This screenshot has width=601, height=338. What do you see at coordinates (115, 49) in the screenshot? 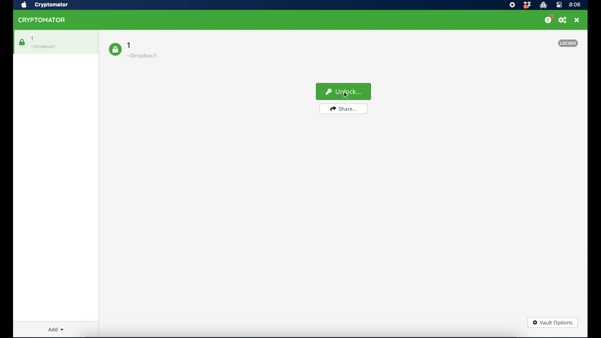
I see `vault icon` at bounding box center [115, 49].